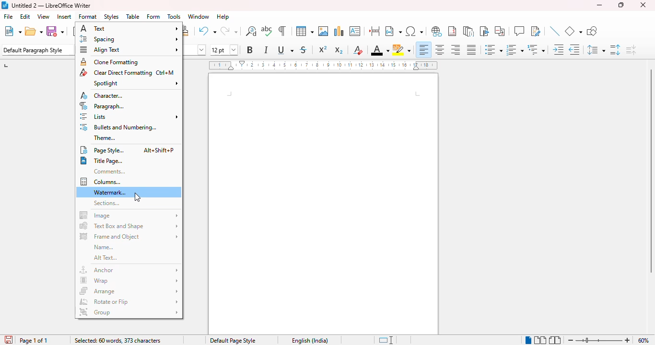 The image size is (655, 345). I want to click on set line spacing, so click(595, 50).